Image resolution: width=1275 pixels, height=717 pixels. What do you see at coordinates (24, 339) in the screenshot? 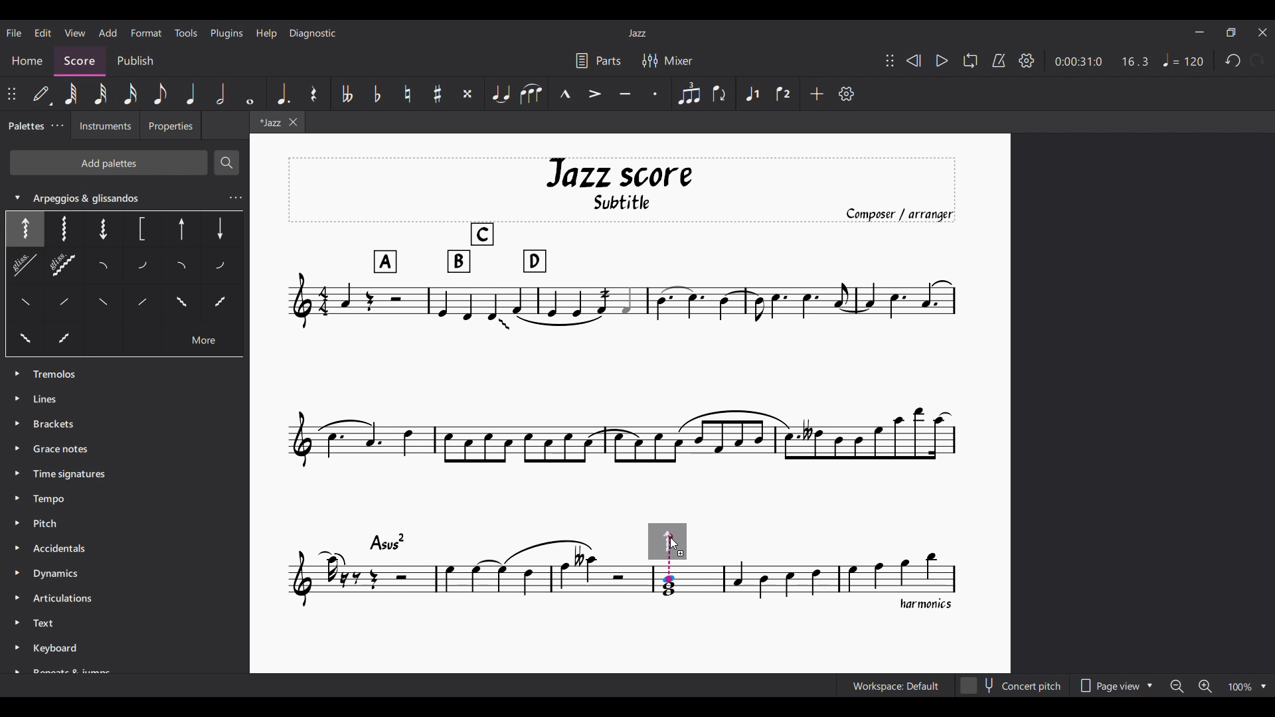
I see `` at bounding box center [24, 339].